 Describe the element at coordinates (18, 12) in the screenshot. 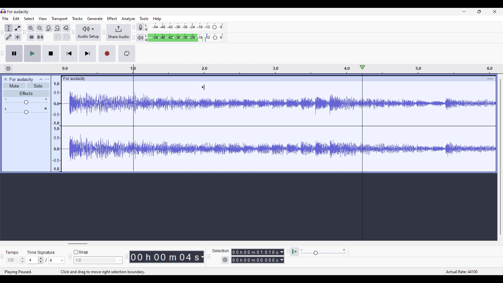

I see `for audacity` at that location.